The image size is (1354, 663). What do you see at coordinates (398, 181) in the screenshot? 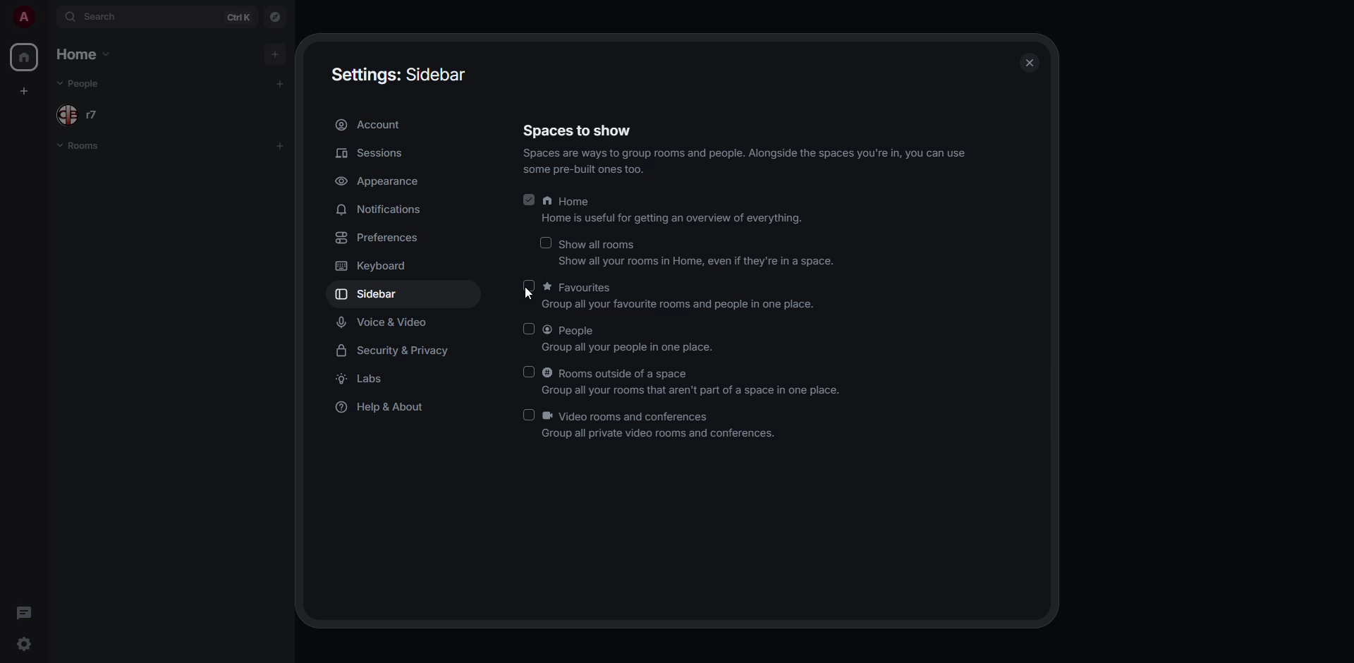
I see `appearance` at bounding box center [398, 181].